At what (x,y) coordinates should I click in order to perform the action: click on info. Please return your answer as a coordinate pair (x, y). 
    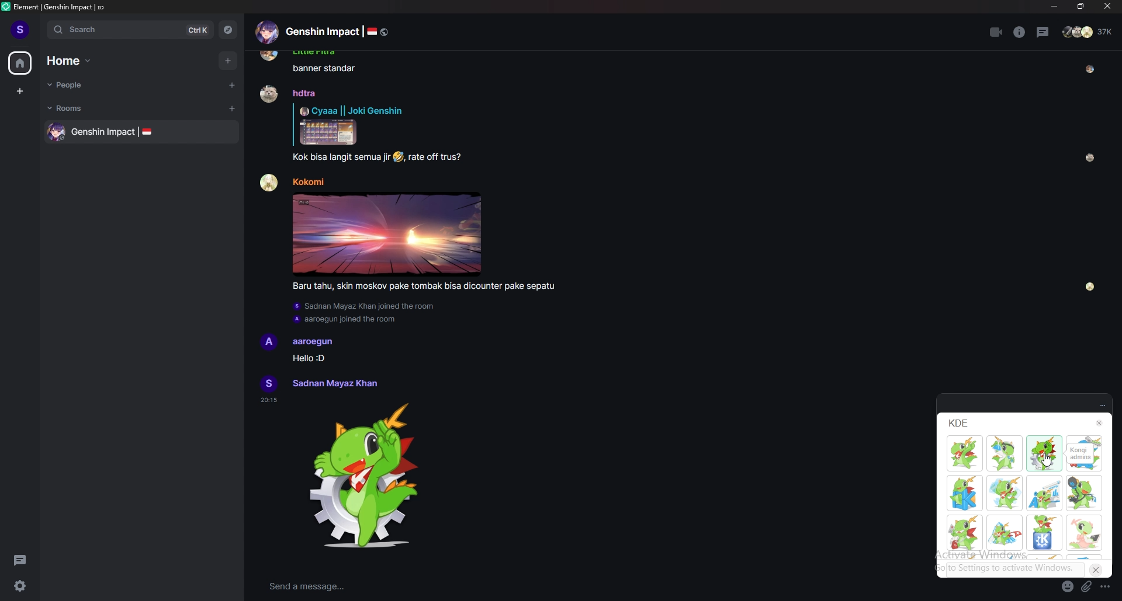
    Looking at the image, I should click on (1020, 32).